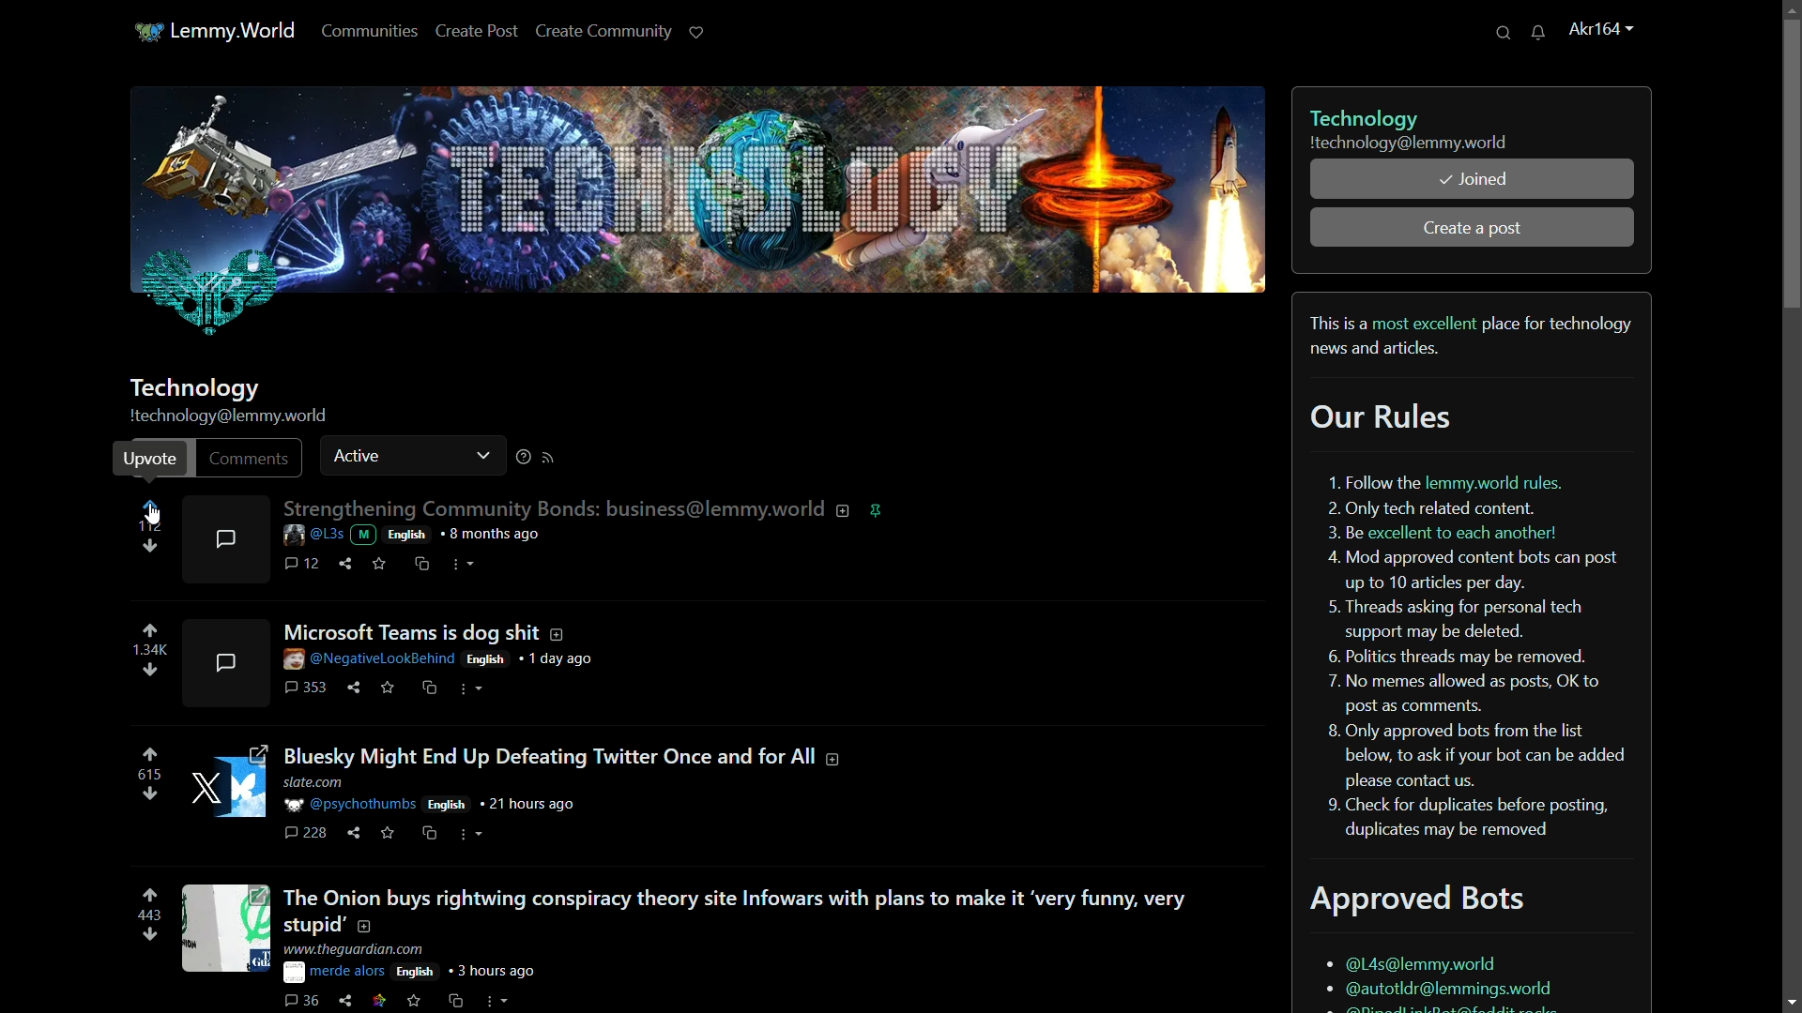 Image resolution: width=1802 pixels, height=1013 pixels. What do you see at coordinates (150, 754) in the screenshot?
I see `upvote` at bounding box center [150, 754].